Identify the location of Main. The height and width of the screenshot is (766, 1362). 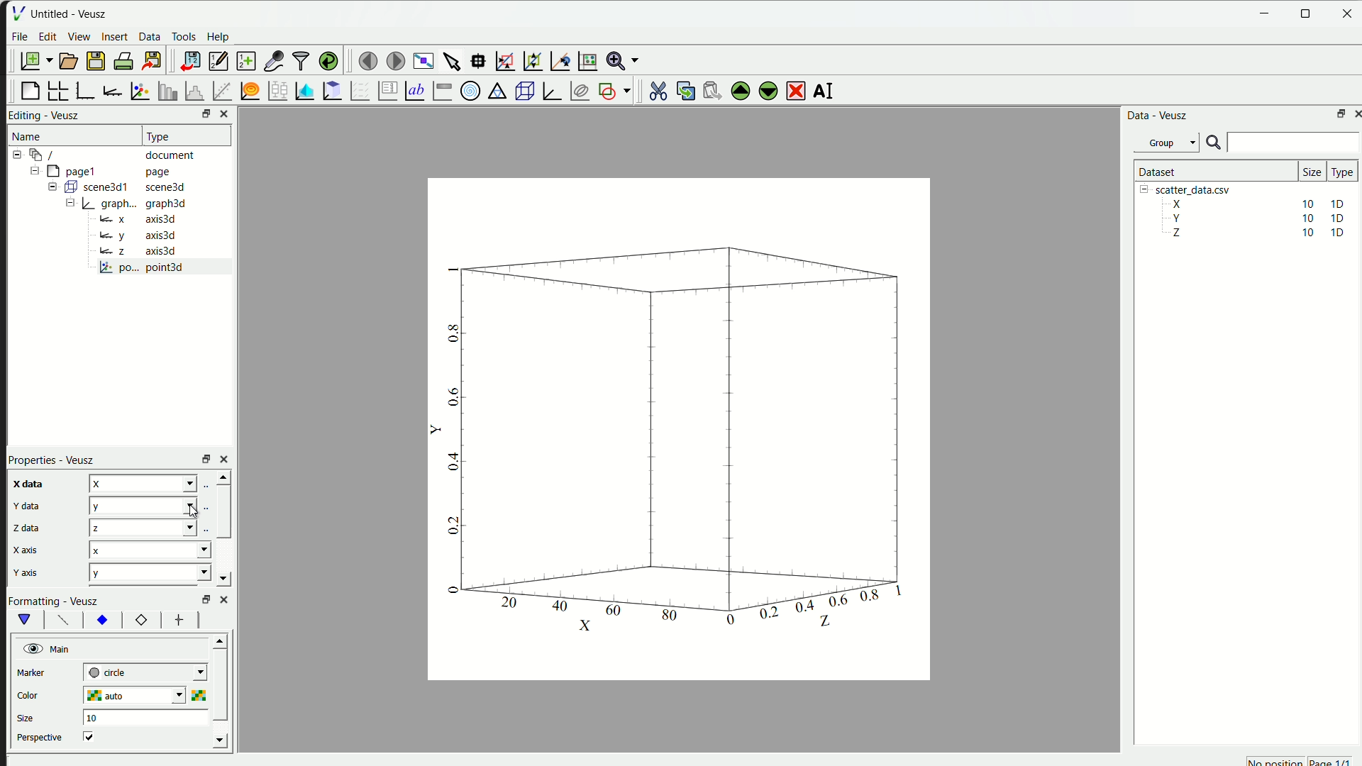
(50, 648).